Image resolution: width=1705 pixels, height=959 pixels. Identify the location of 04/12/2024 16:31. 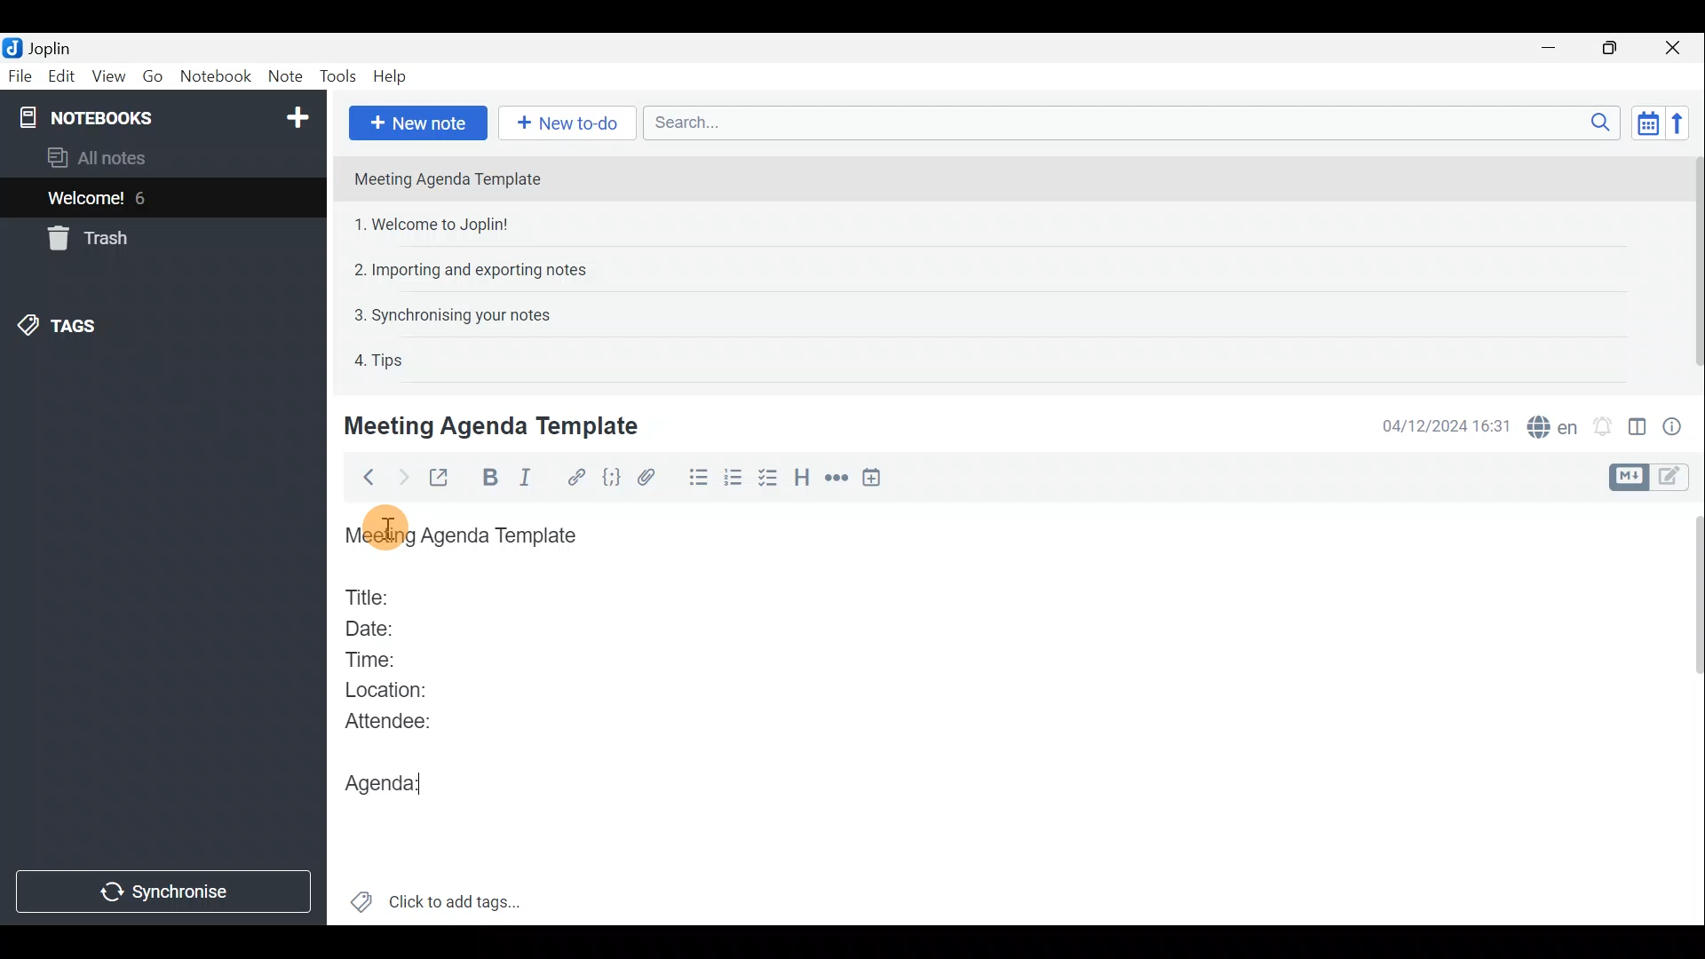
(1438, 424).